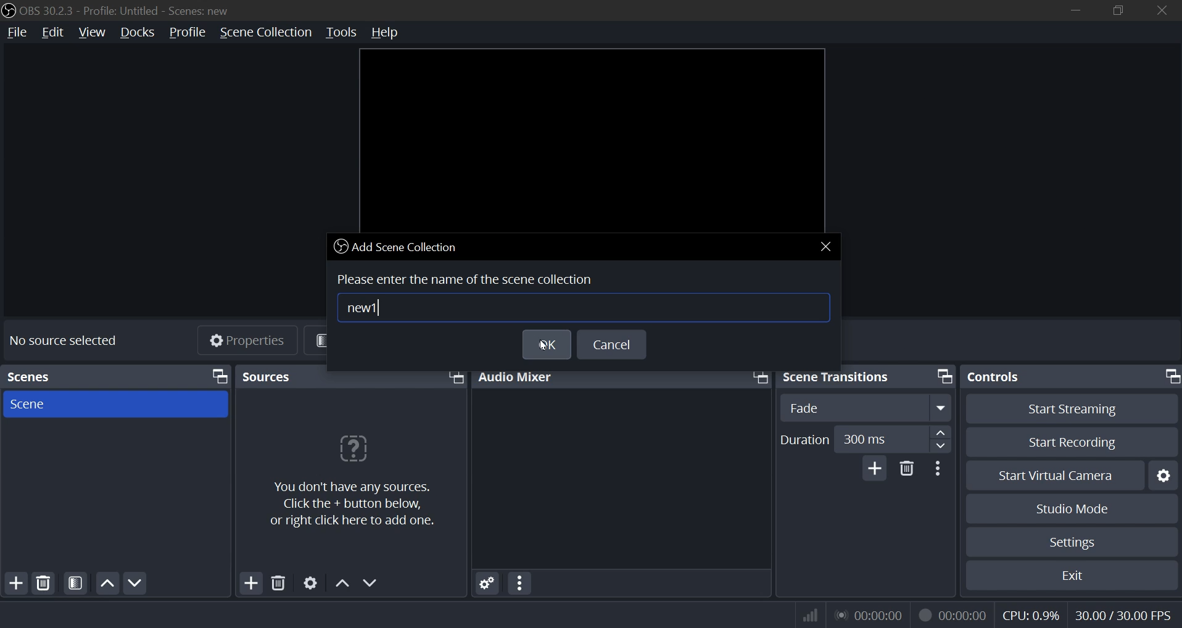 This screenshot has width=1182, height=628. Describe the element at coordinates (138, 583) in the screenshot. I see `down scene` at that location.